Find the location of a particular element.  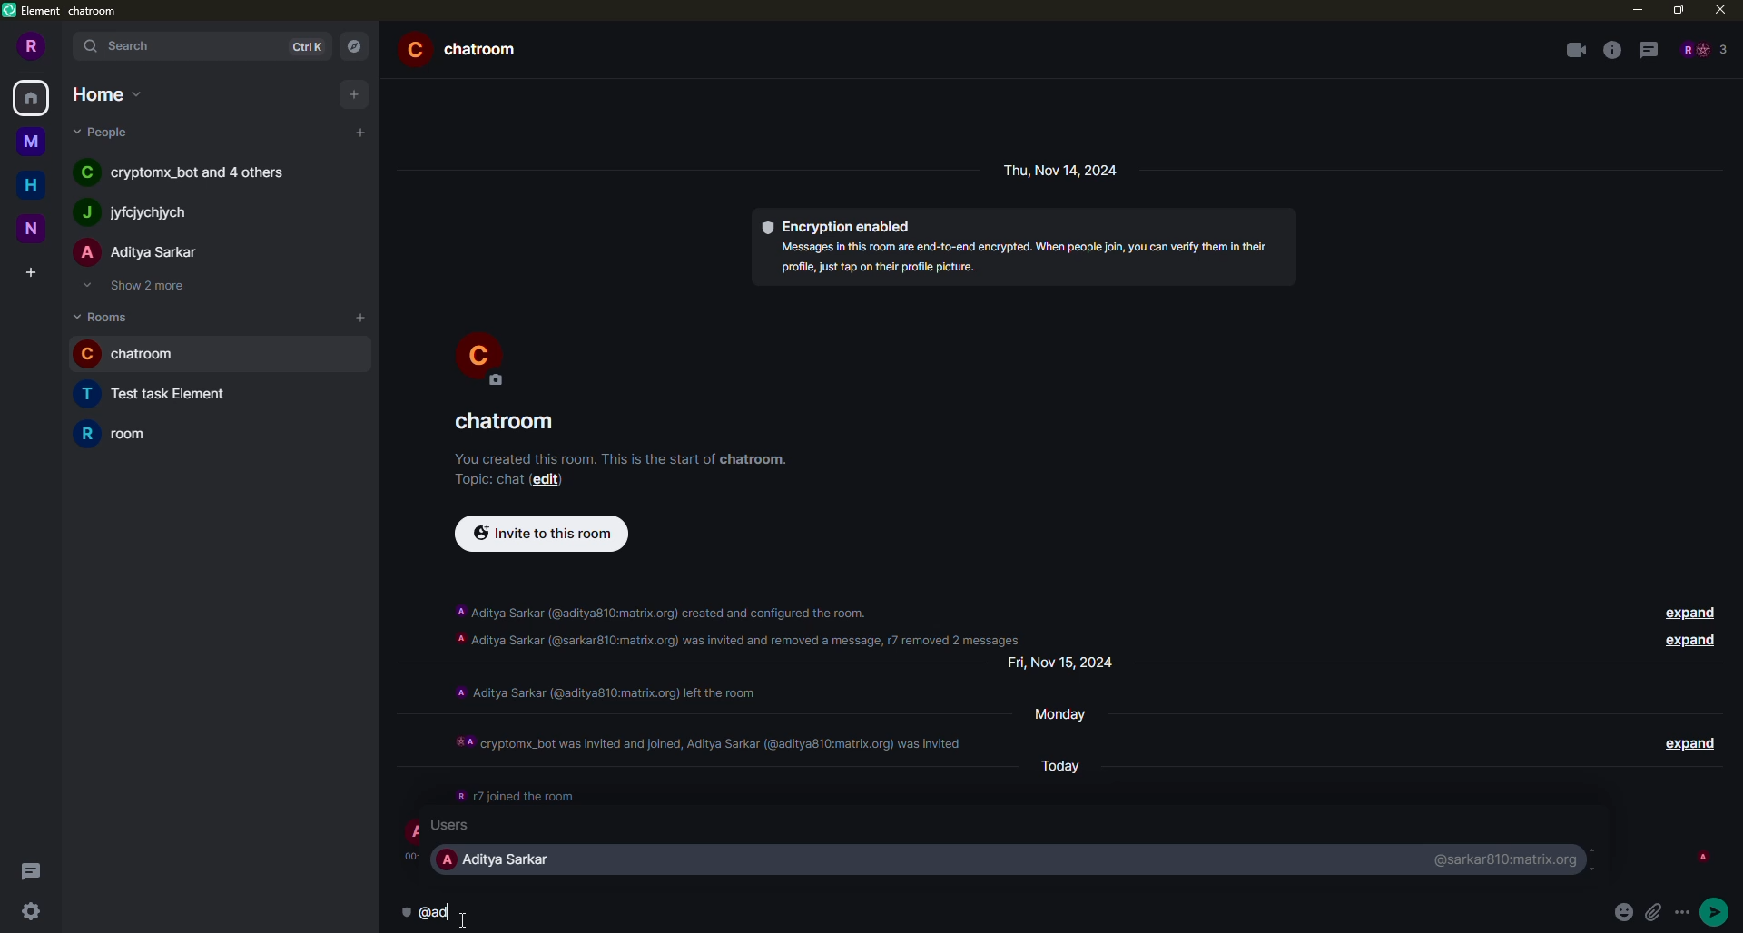

quick settings is located at coordinates (29, 913).